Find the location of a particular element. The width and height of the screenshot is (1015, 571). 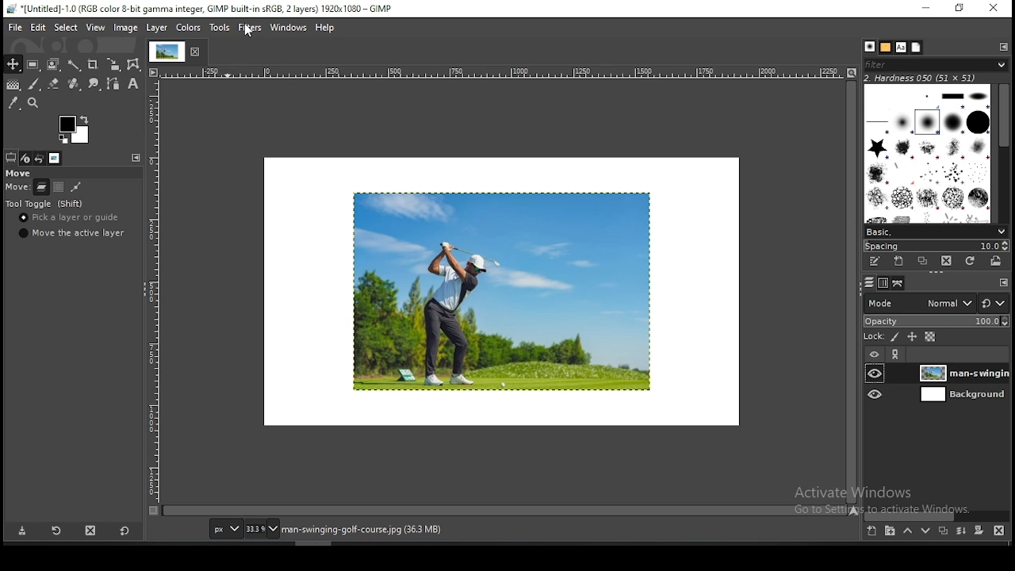

zoom tool is located at coordinates (33, 102).